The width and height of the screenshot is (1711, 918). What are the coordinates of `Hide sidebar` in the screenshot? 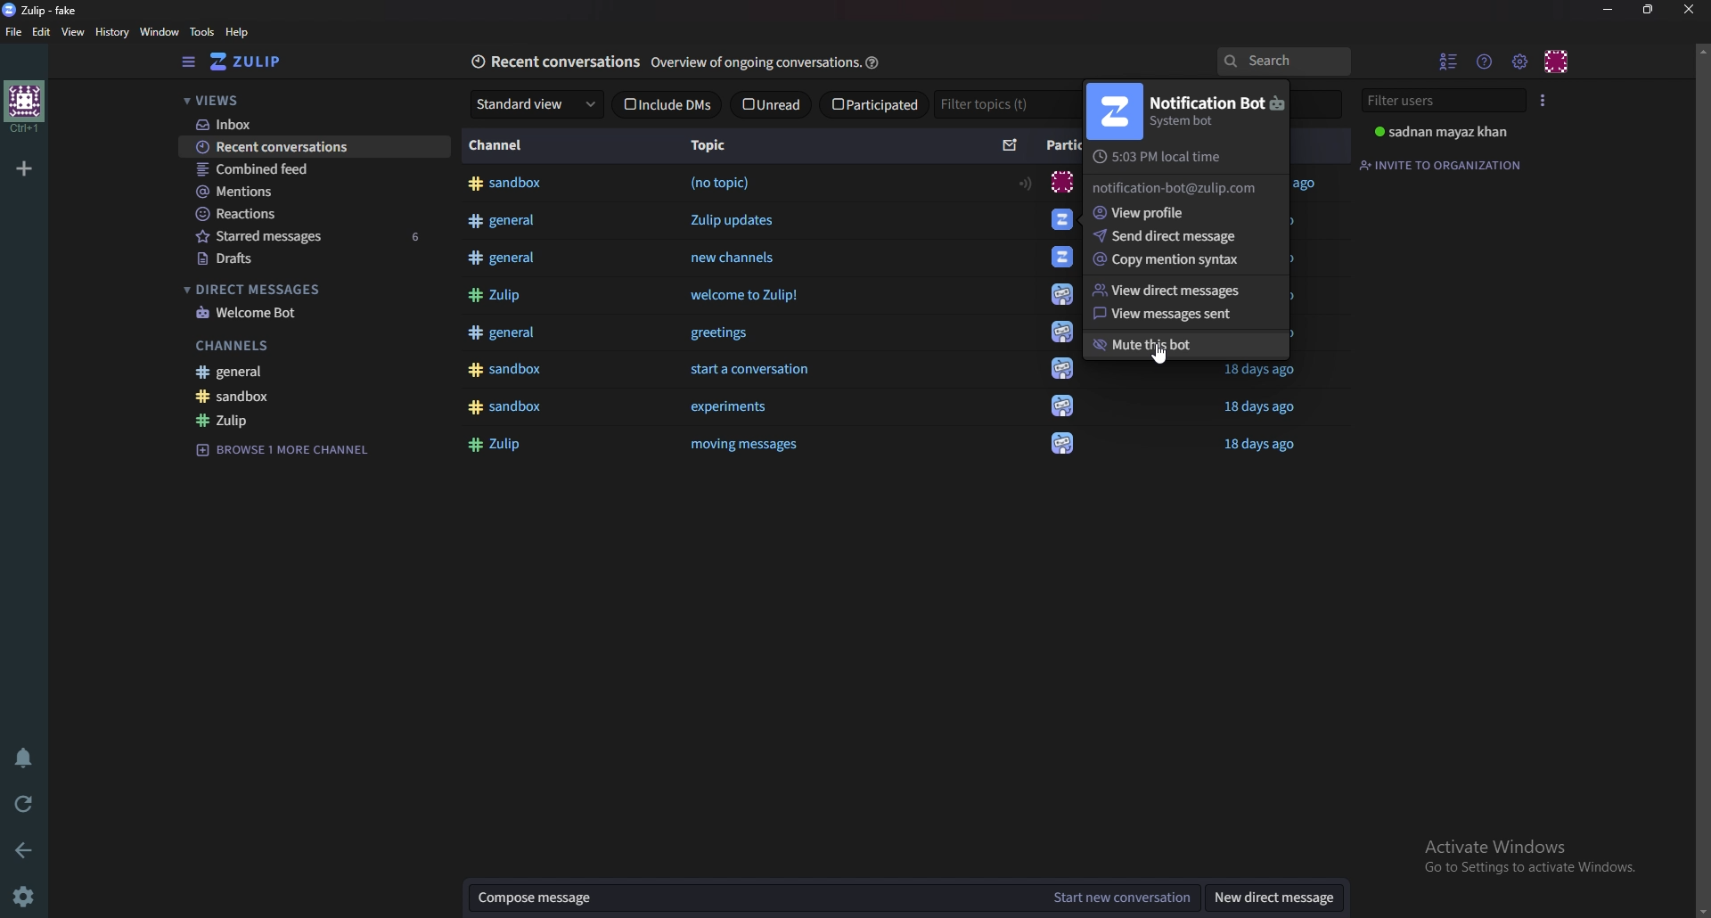 It's located at (190, 61).